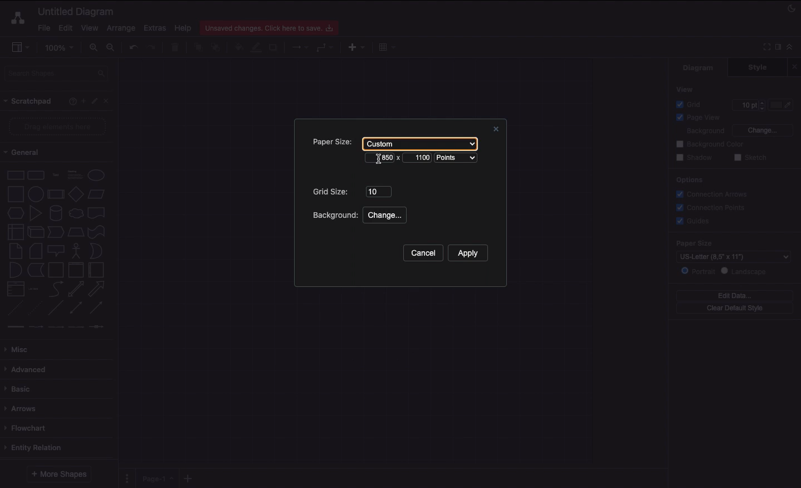 This screenshot has width=801, height=488. What do you see at coordinates (711, 207) in the screenshot?
I see `Connection points` at bounding box center [711, 207].